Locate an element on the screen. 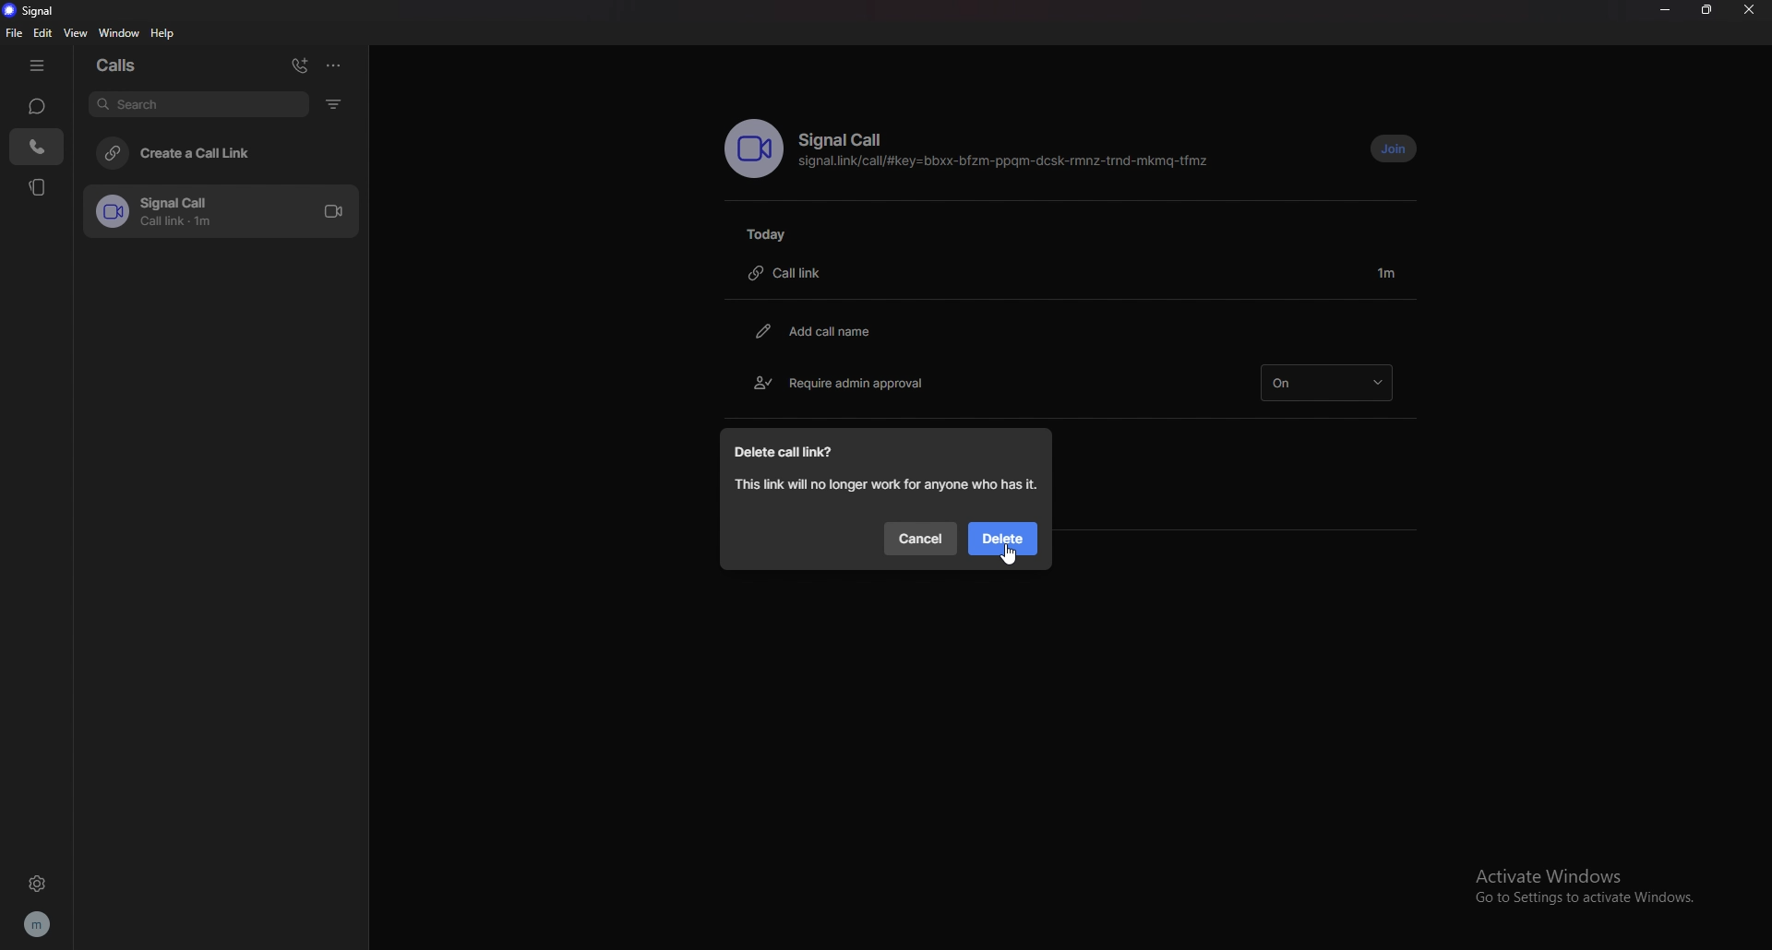  settings is located at coordinates (37, 885).